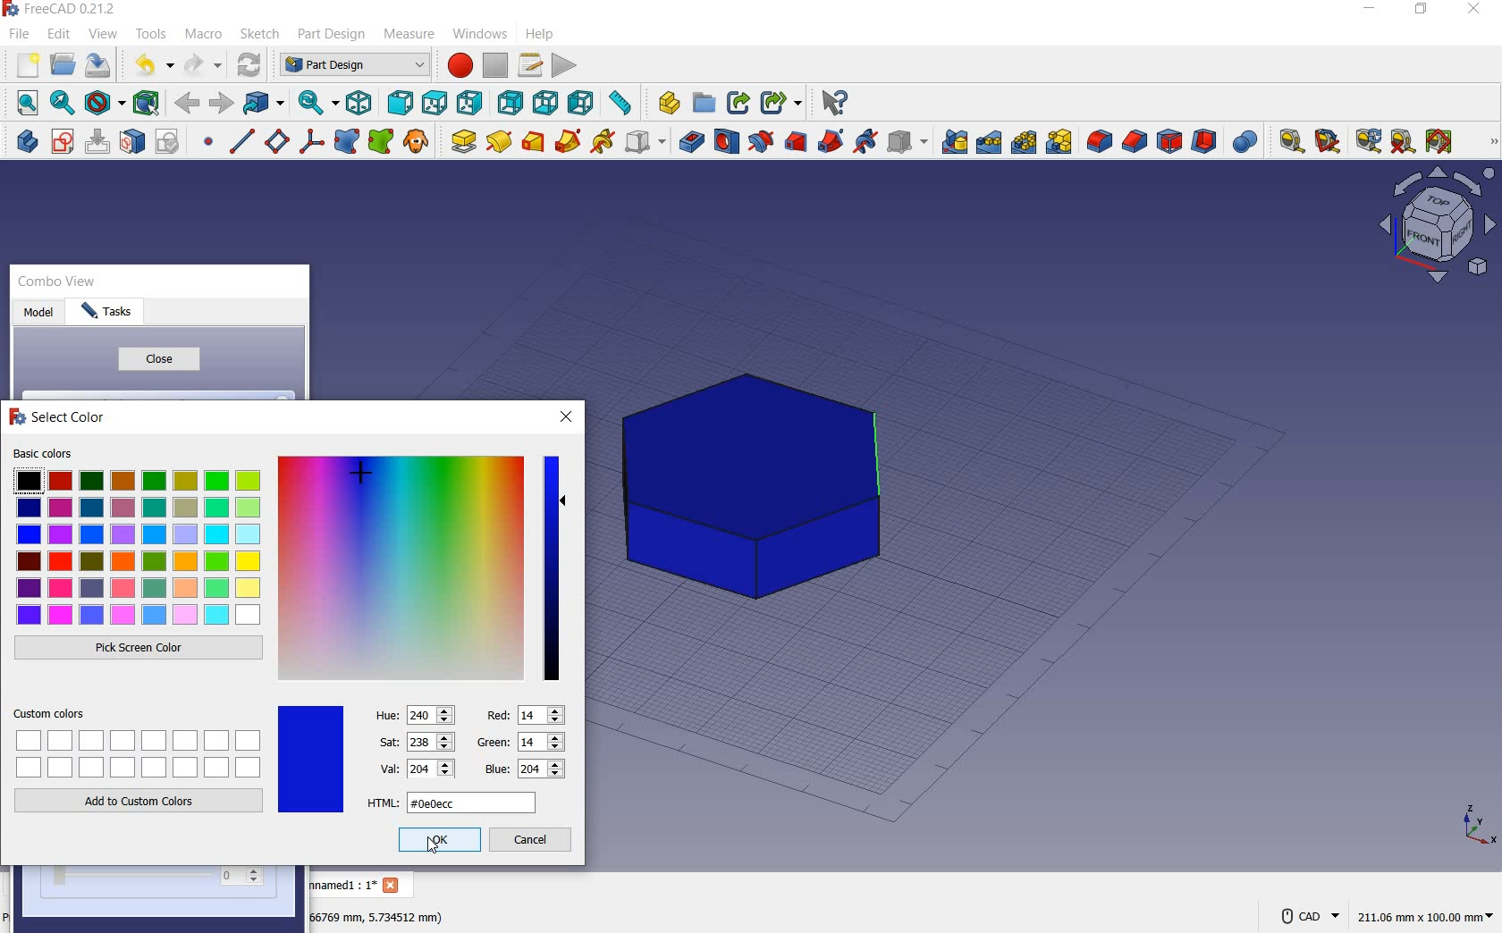 Image resolution: width=1502 pixels, height=933 pixels. I want to click on Green: 14, so click(519, 741).